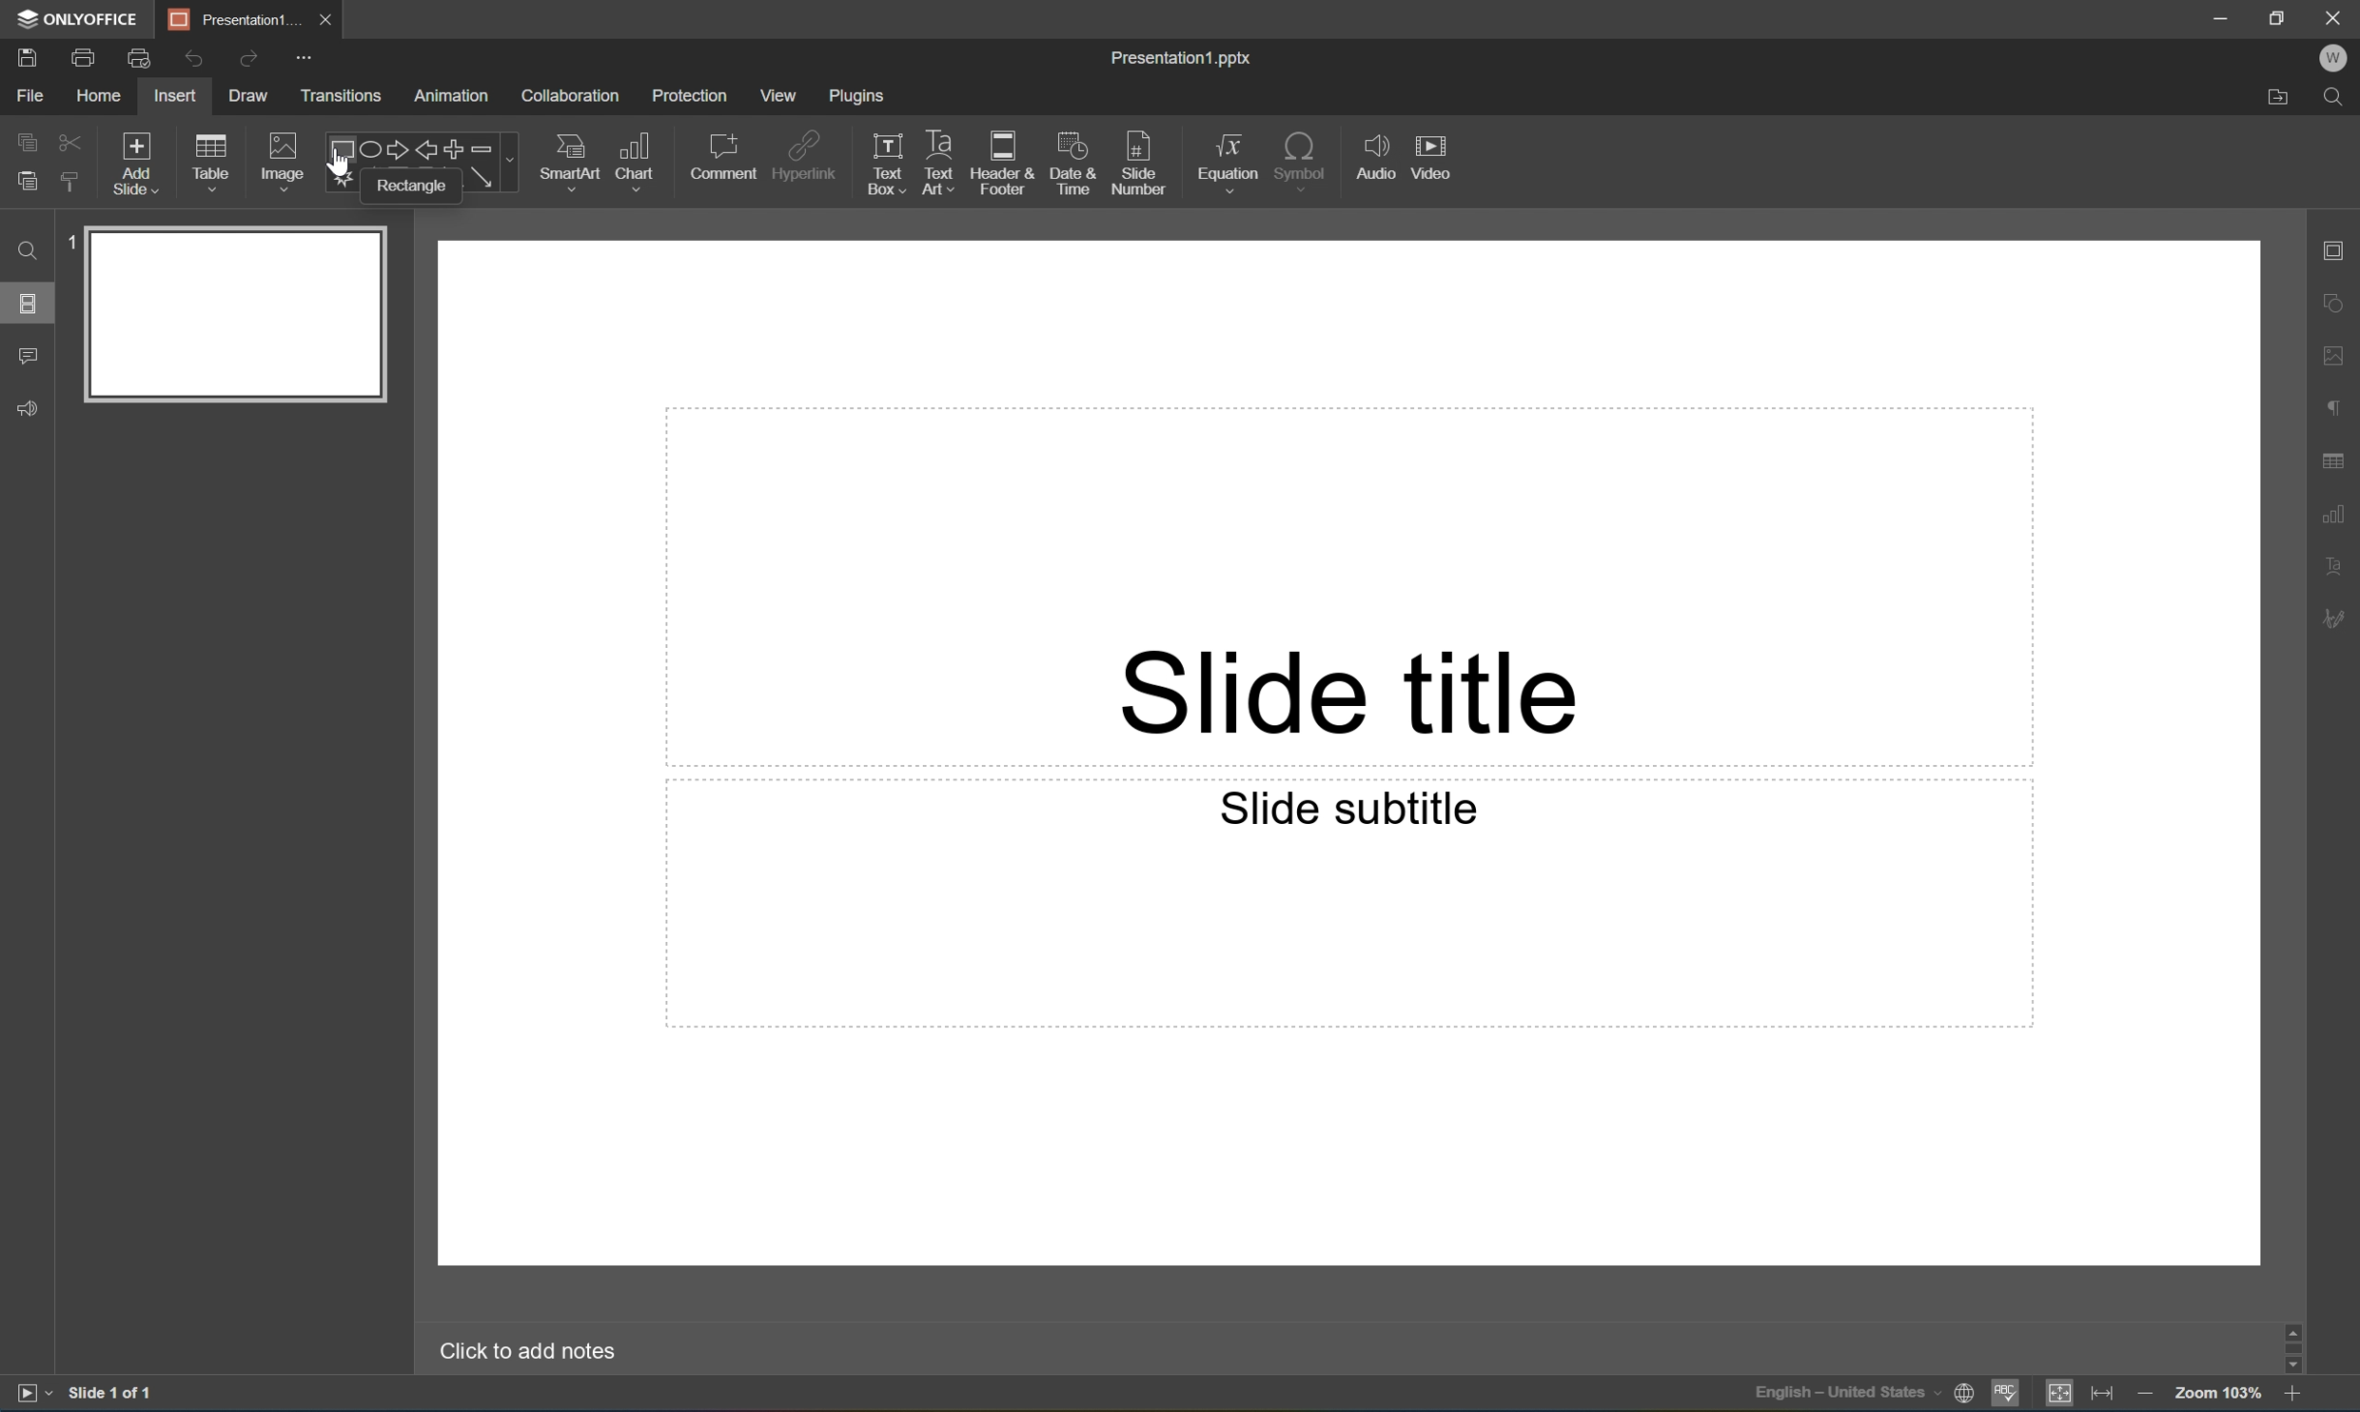 The width and height of the screenshot is (2360, 1412). What do you see at coordinates (2105, 1392) in the screenshot?
I see `Fit to width` at bounding box center [2105, 1392].